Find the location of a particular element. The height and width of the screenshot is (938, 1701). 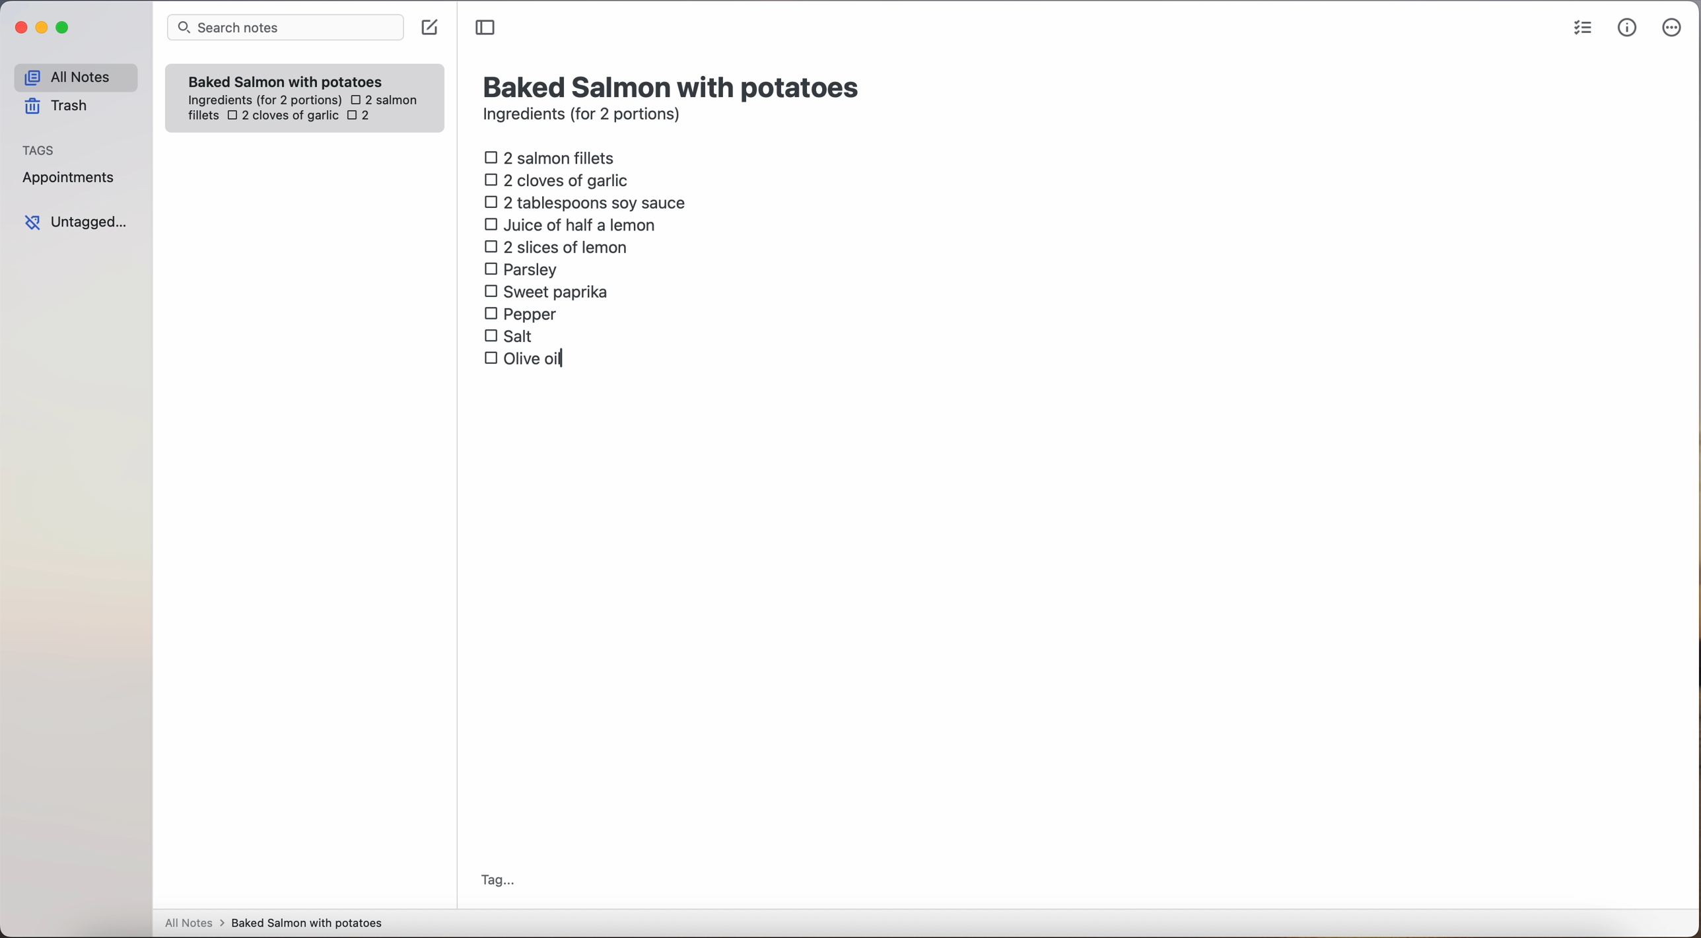

close Simplenote is located at coordinates (19, 28).